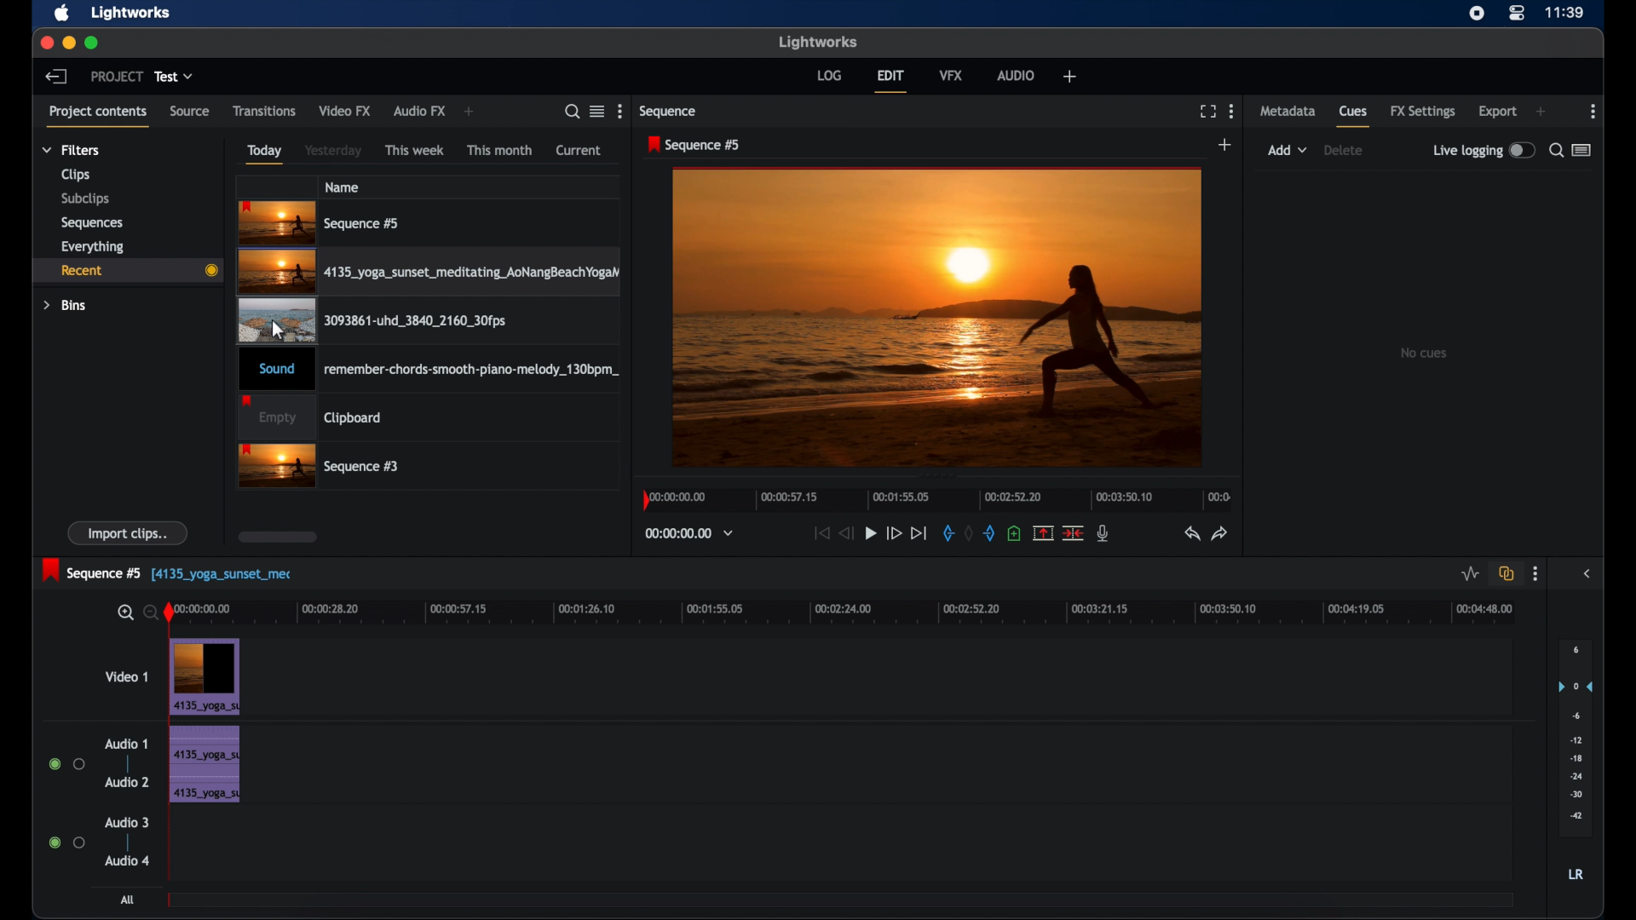 The height and width of the screenshot is (920, 1636). Describe the element at coordinates (310, 417) in the screenshot. I see `clipboard` at that location.